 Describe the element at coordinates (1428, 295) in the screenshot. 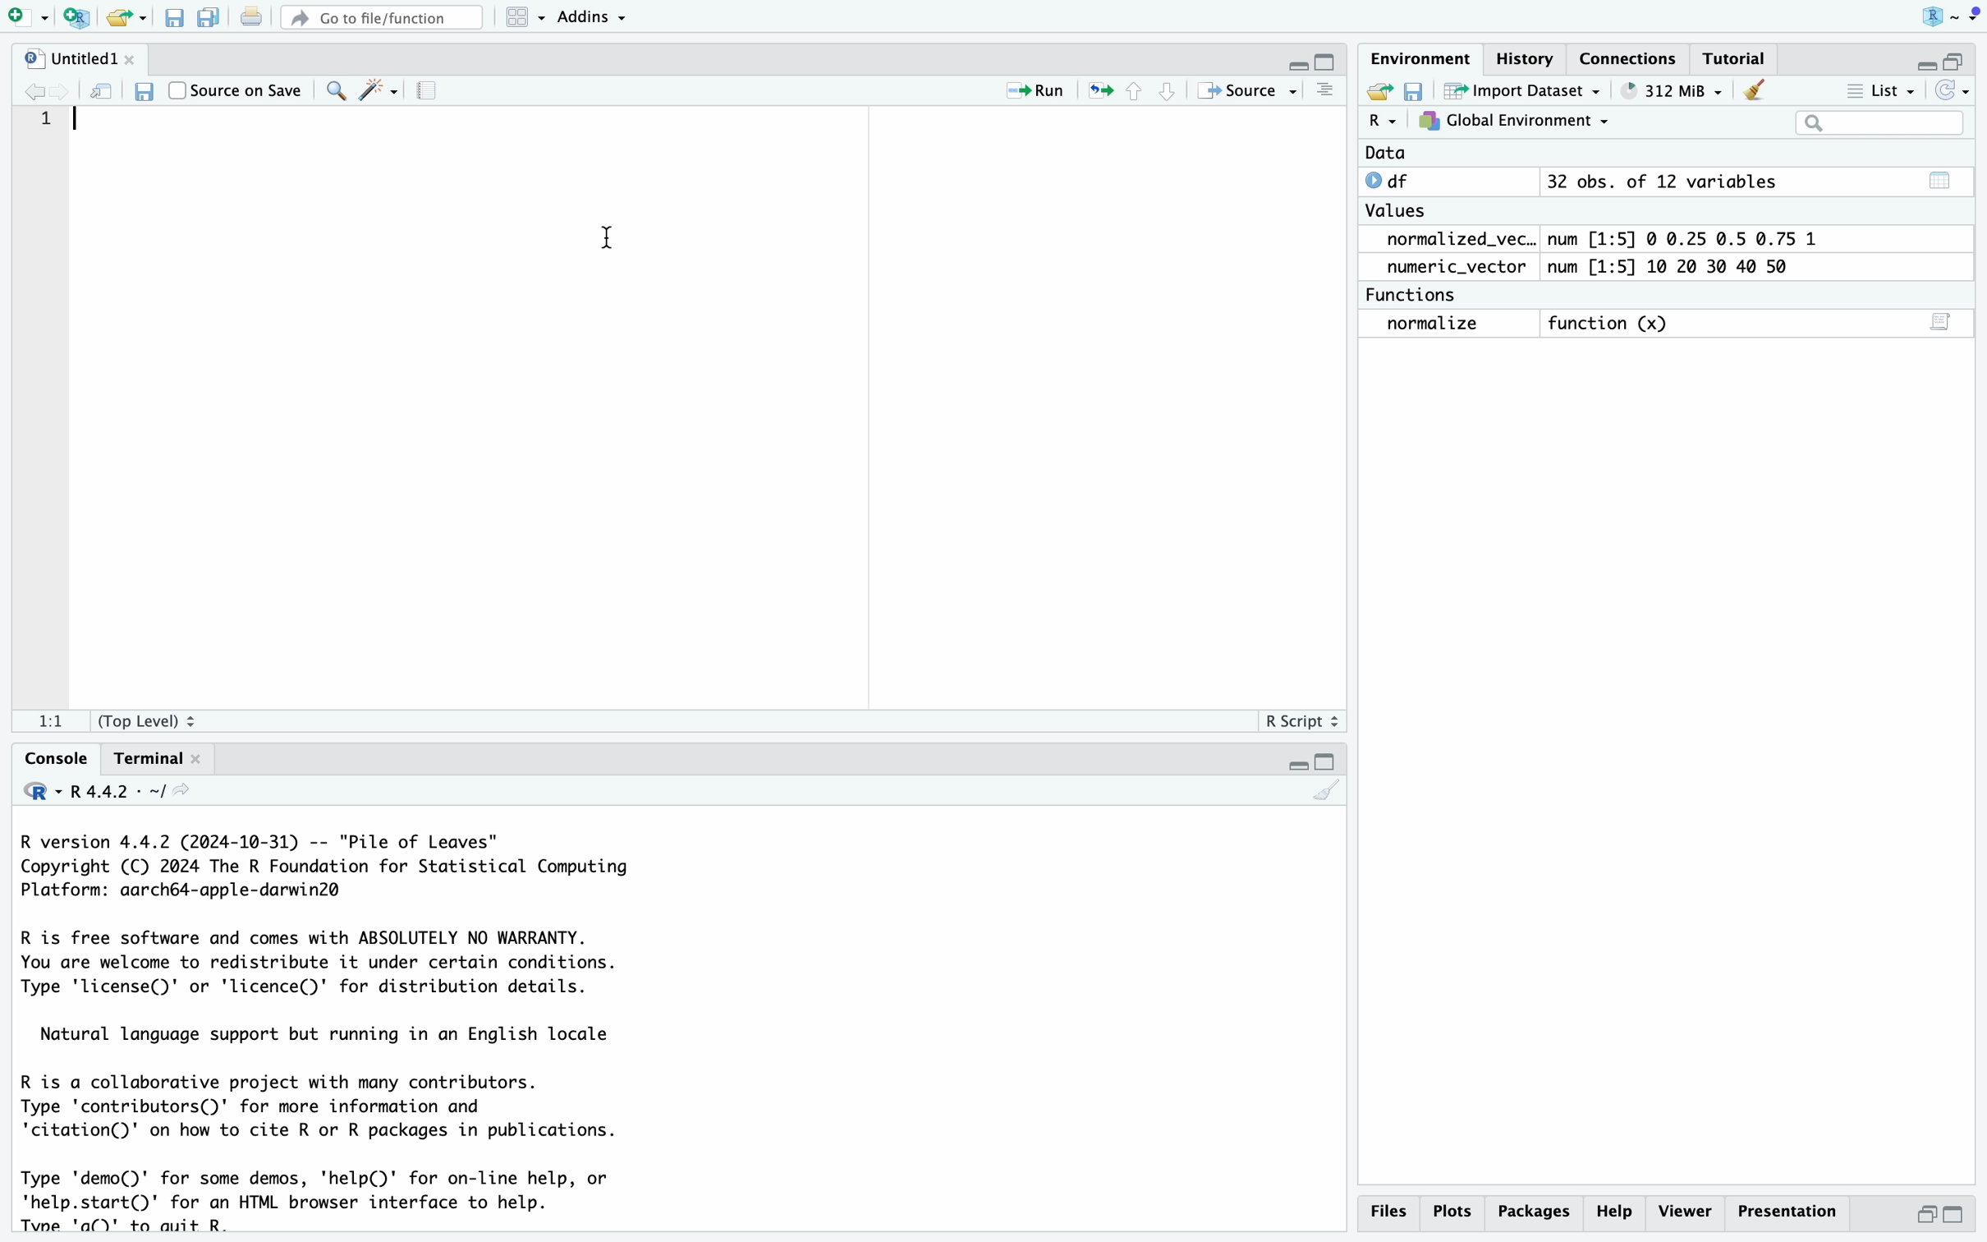

I see `Functions` at that location.